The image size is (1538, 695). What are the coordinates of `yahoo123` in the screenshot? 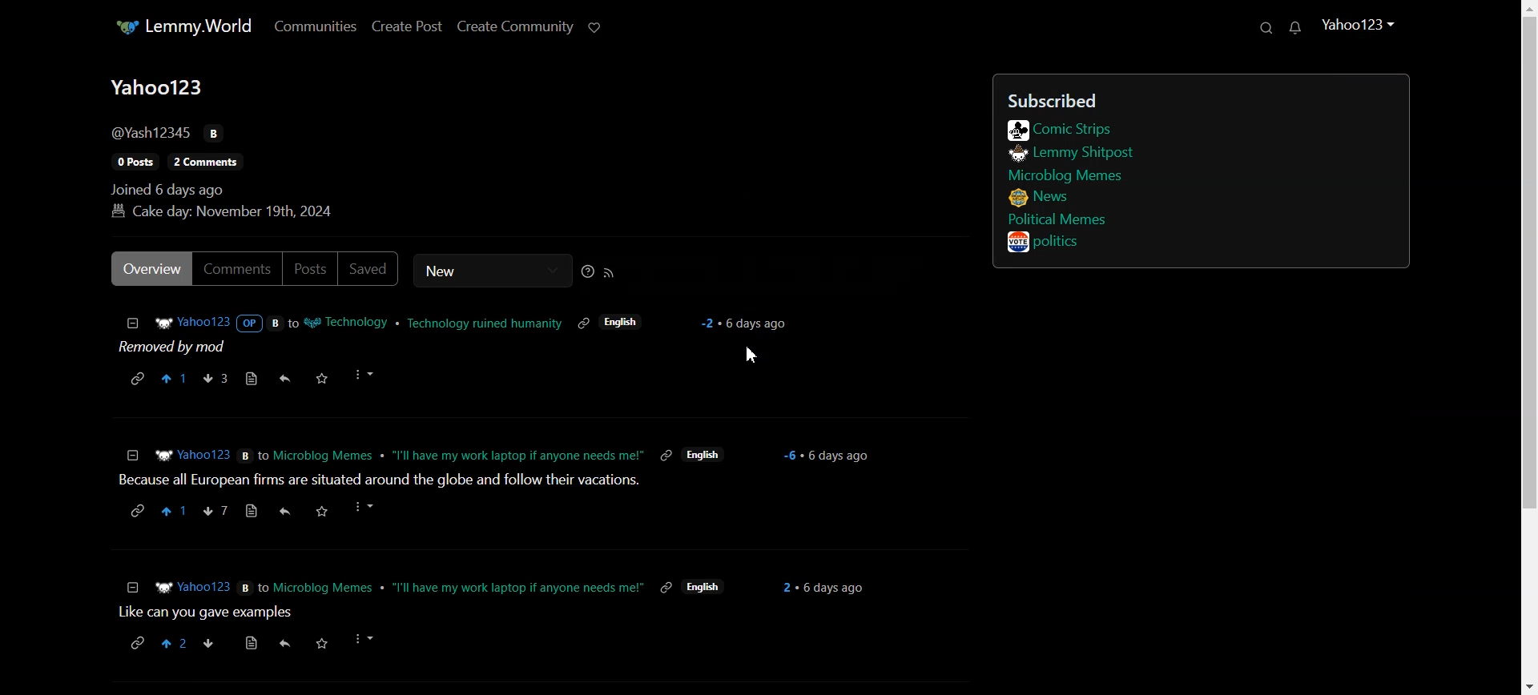 It's located at (1360, 26).